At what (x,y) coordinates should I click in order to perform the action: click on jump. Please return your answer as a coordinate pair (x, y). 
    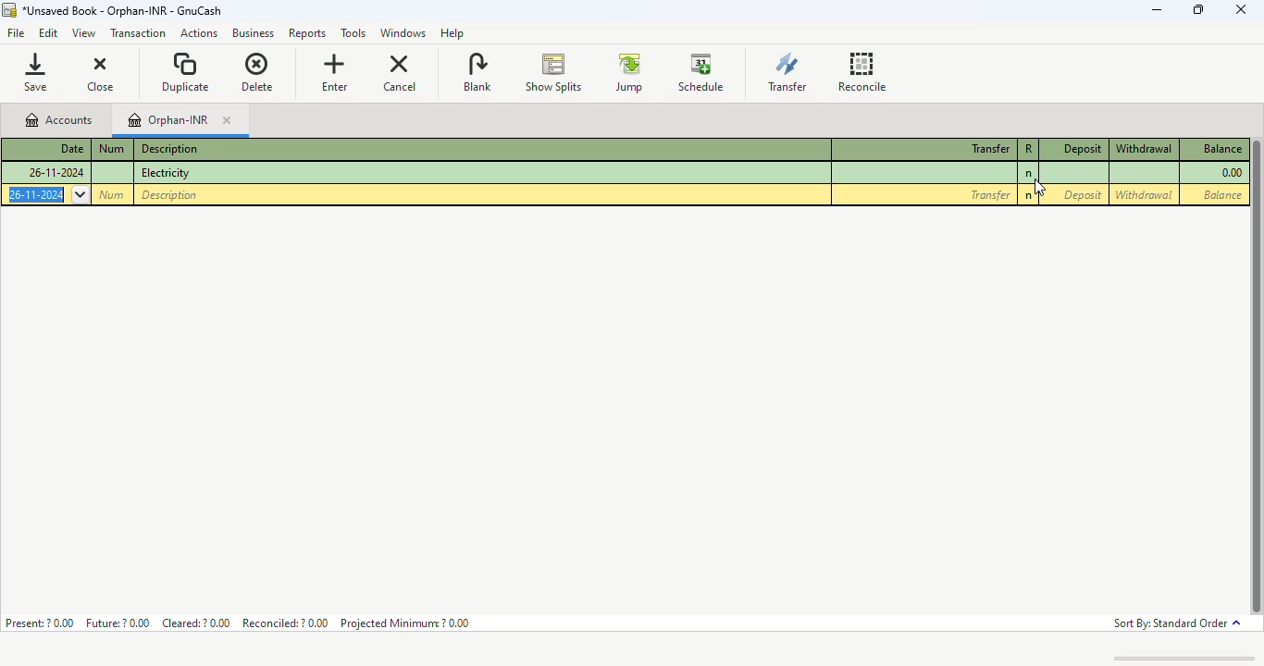
    Looking at the image, I should click on (630, 73).